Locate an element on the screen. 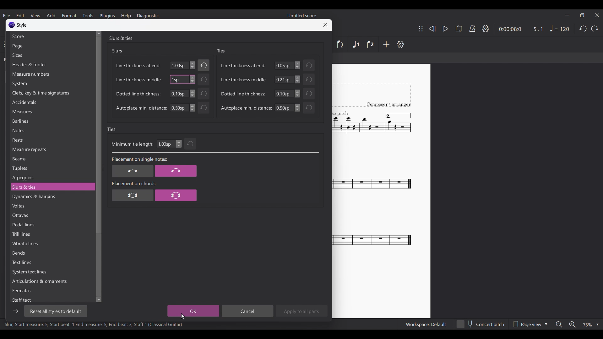 The width and height of the screenshot is (603, 339). Page is located at coordinates (51, 46).